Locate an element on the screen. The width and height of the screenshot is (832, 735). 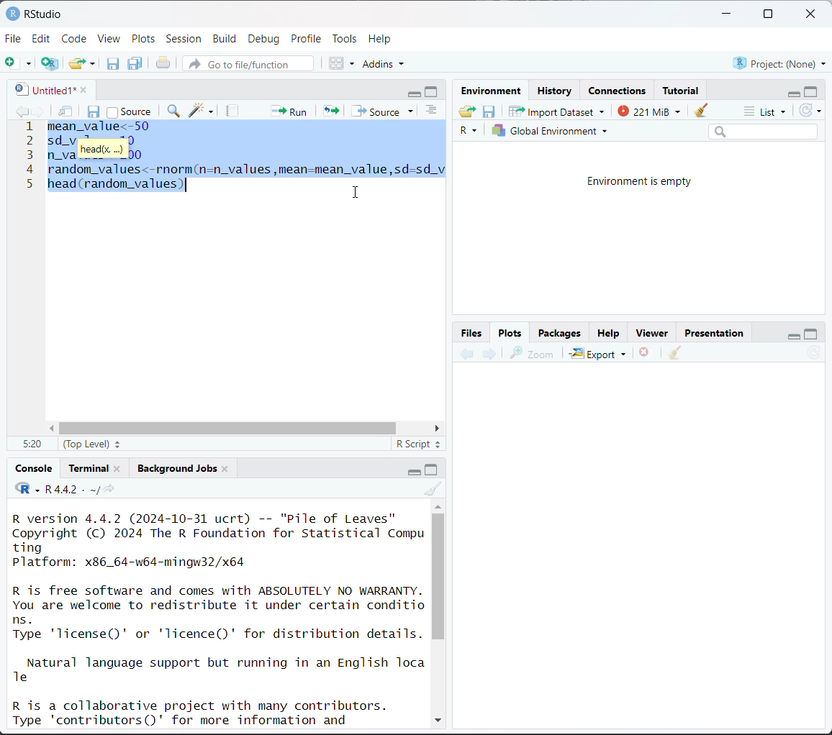
save current document is located at coordinates (113, 63).